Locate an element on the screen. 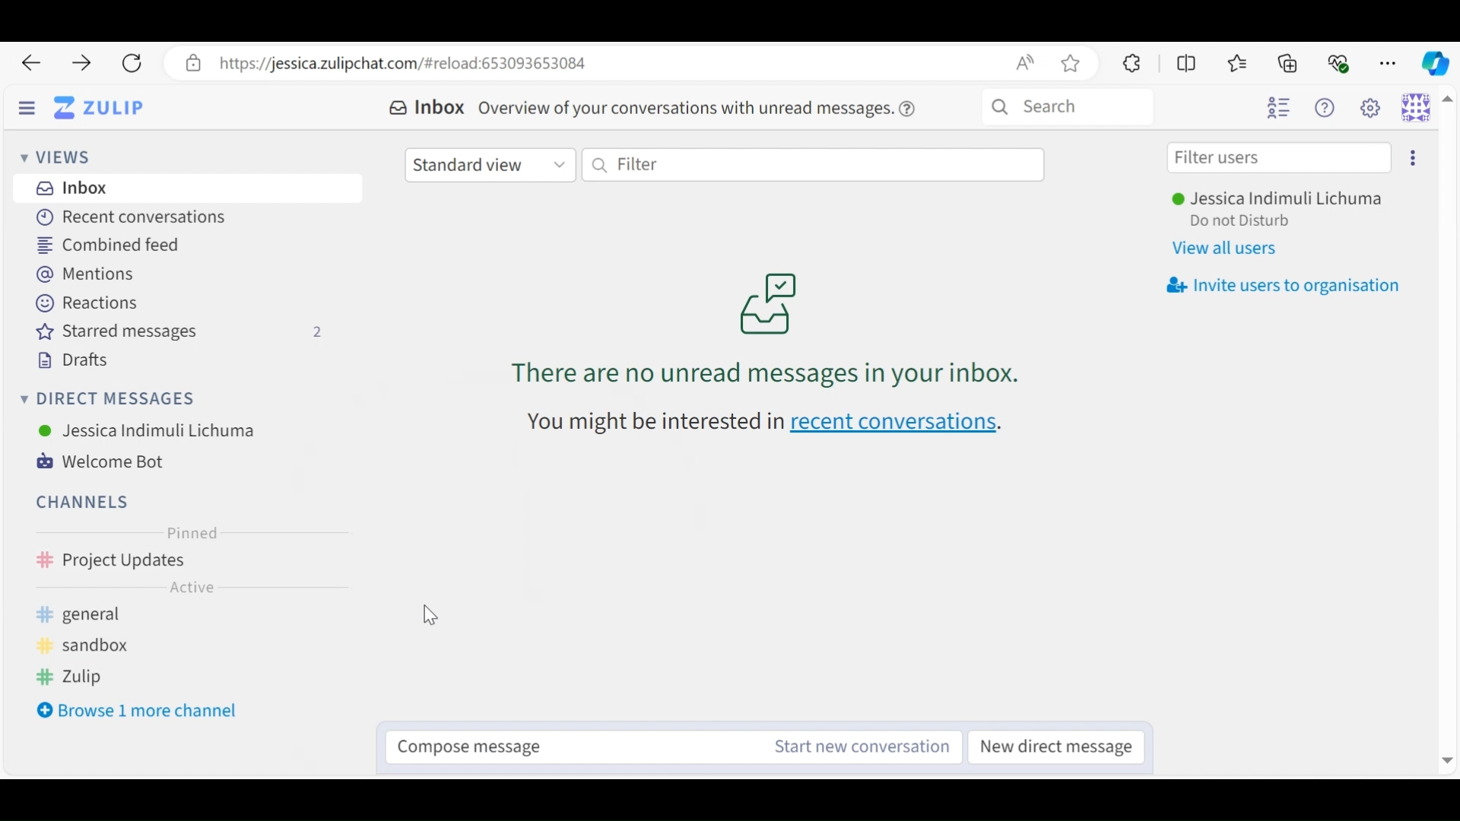  Start new conversations is located at coordinates (856, 747).